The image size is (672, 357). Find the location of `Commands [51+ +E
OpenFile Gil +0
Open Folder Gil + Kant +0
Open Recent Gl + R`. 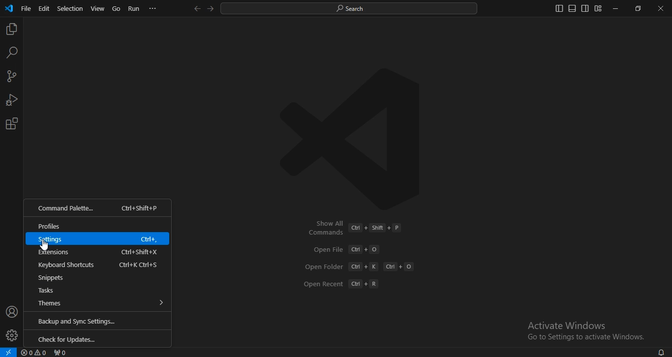

Commands [51+ +E
OpenFile Gil +0
Open Folder Gil + Kant +0
Open Recent Gl + R is located at coordinates (359, 255).